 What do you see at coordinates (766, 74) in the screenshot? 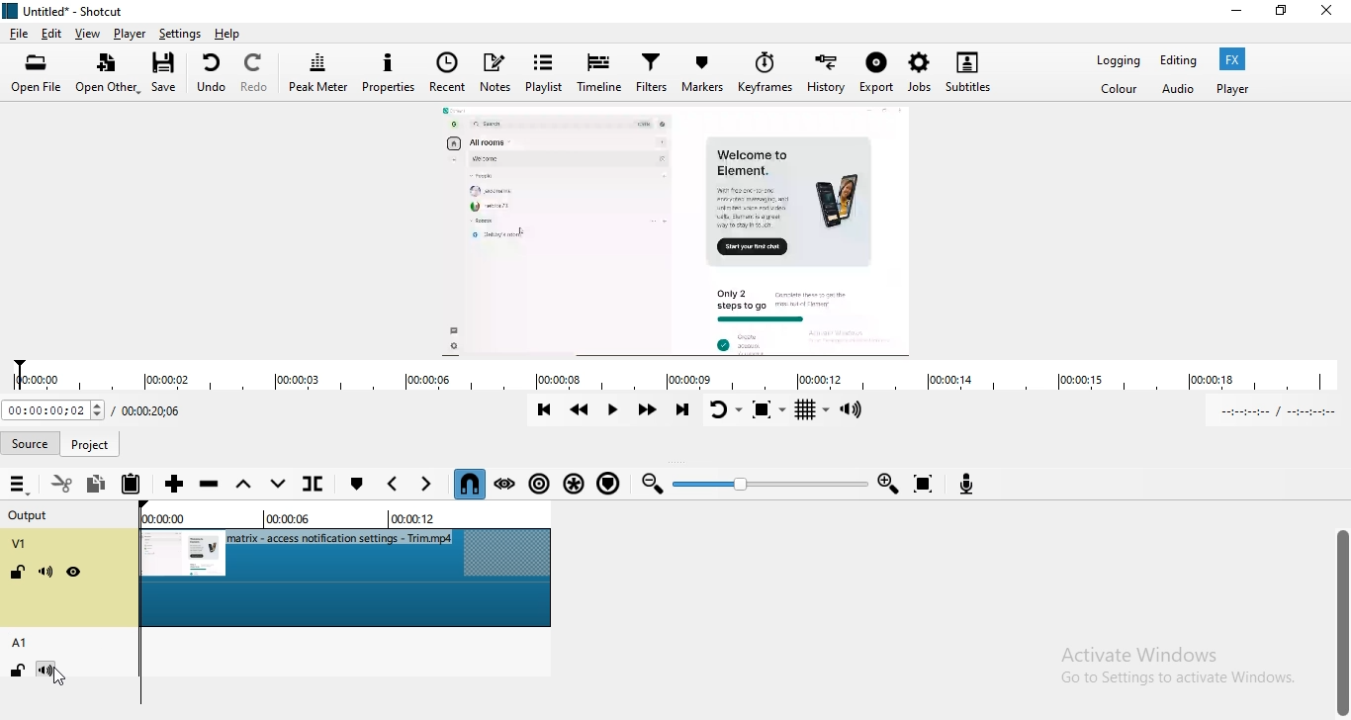
I see `Keyframes` at bounding box center [766, 74].